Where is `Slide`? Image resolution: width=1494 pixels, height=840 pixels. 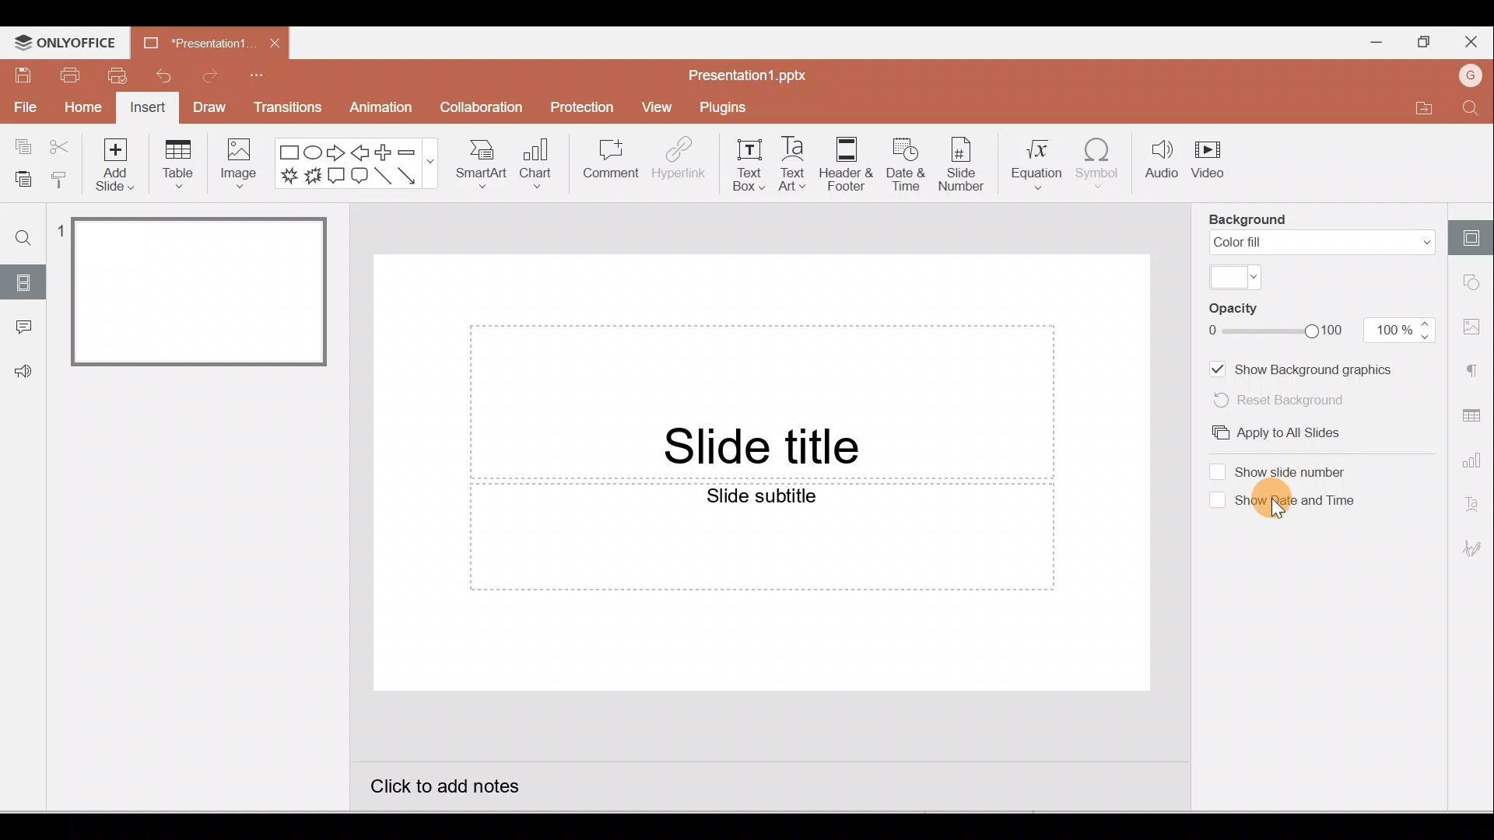 Slide is located at coordinates (25, 281).